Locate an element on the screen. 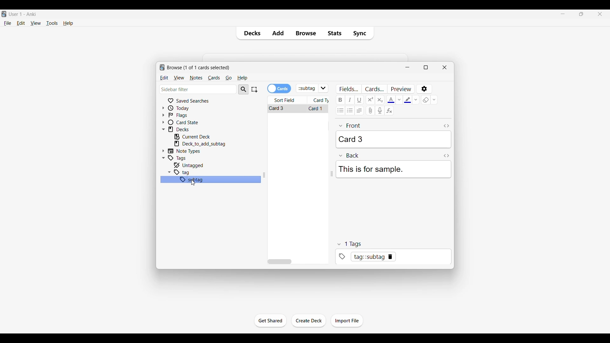  Horizontal slide bar is located at coordinates (279, 262).